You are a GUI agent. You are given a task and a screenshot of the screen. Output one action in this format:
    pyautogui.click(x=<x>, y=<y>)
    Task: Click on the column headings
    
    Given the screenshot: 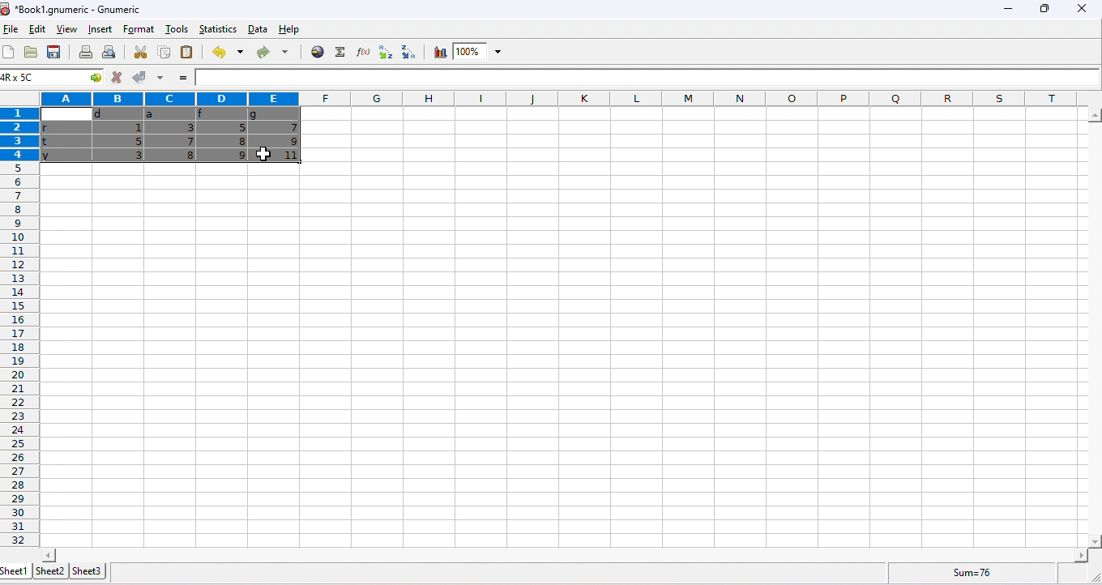 What is the action you would take?
    pyautogui.click(x=562, y=98)
    